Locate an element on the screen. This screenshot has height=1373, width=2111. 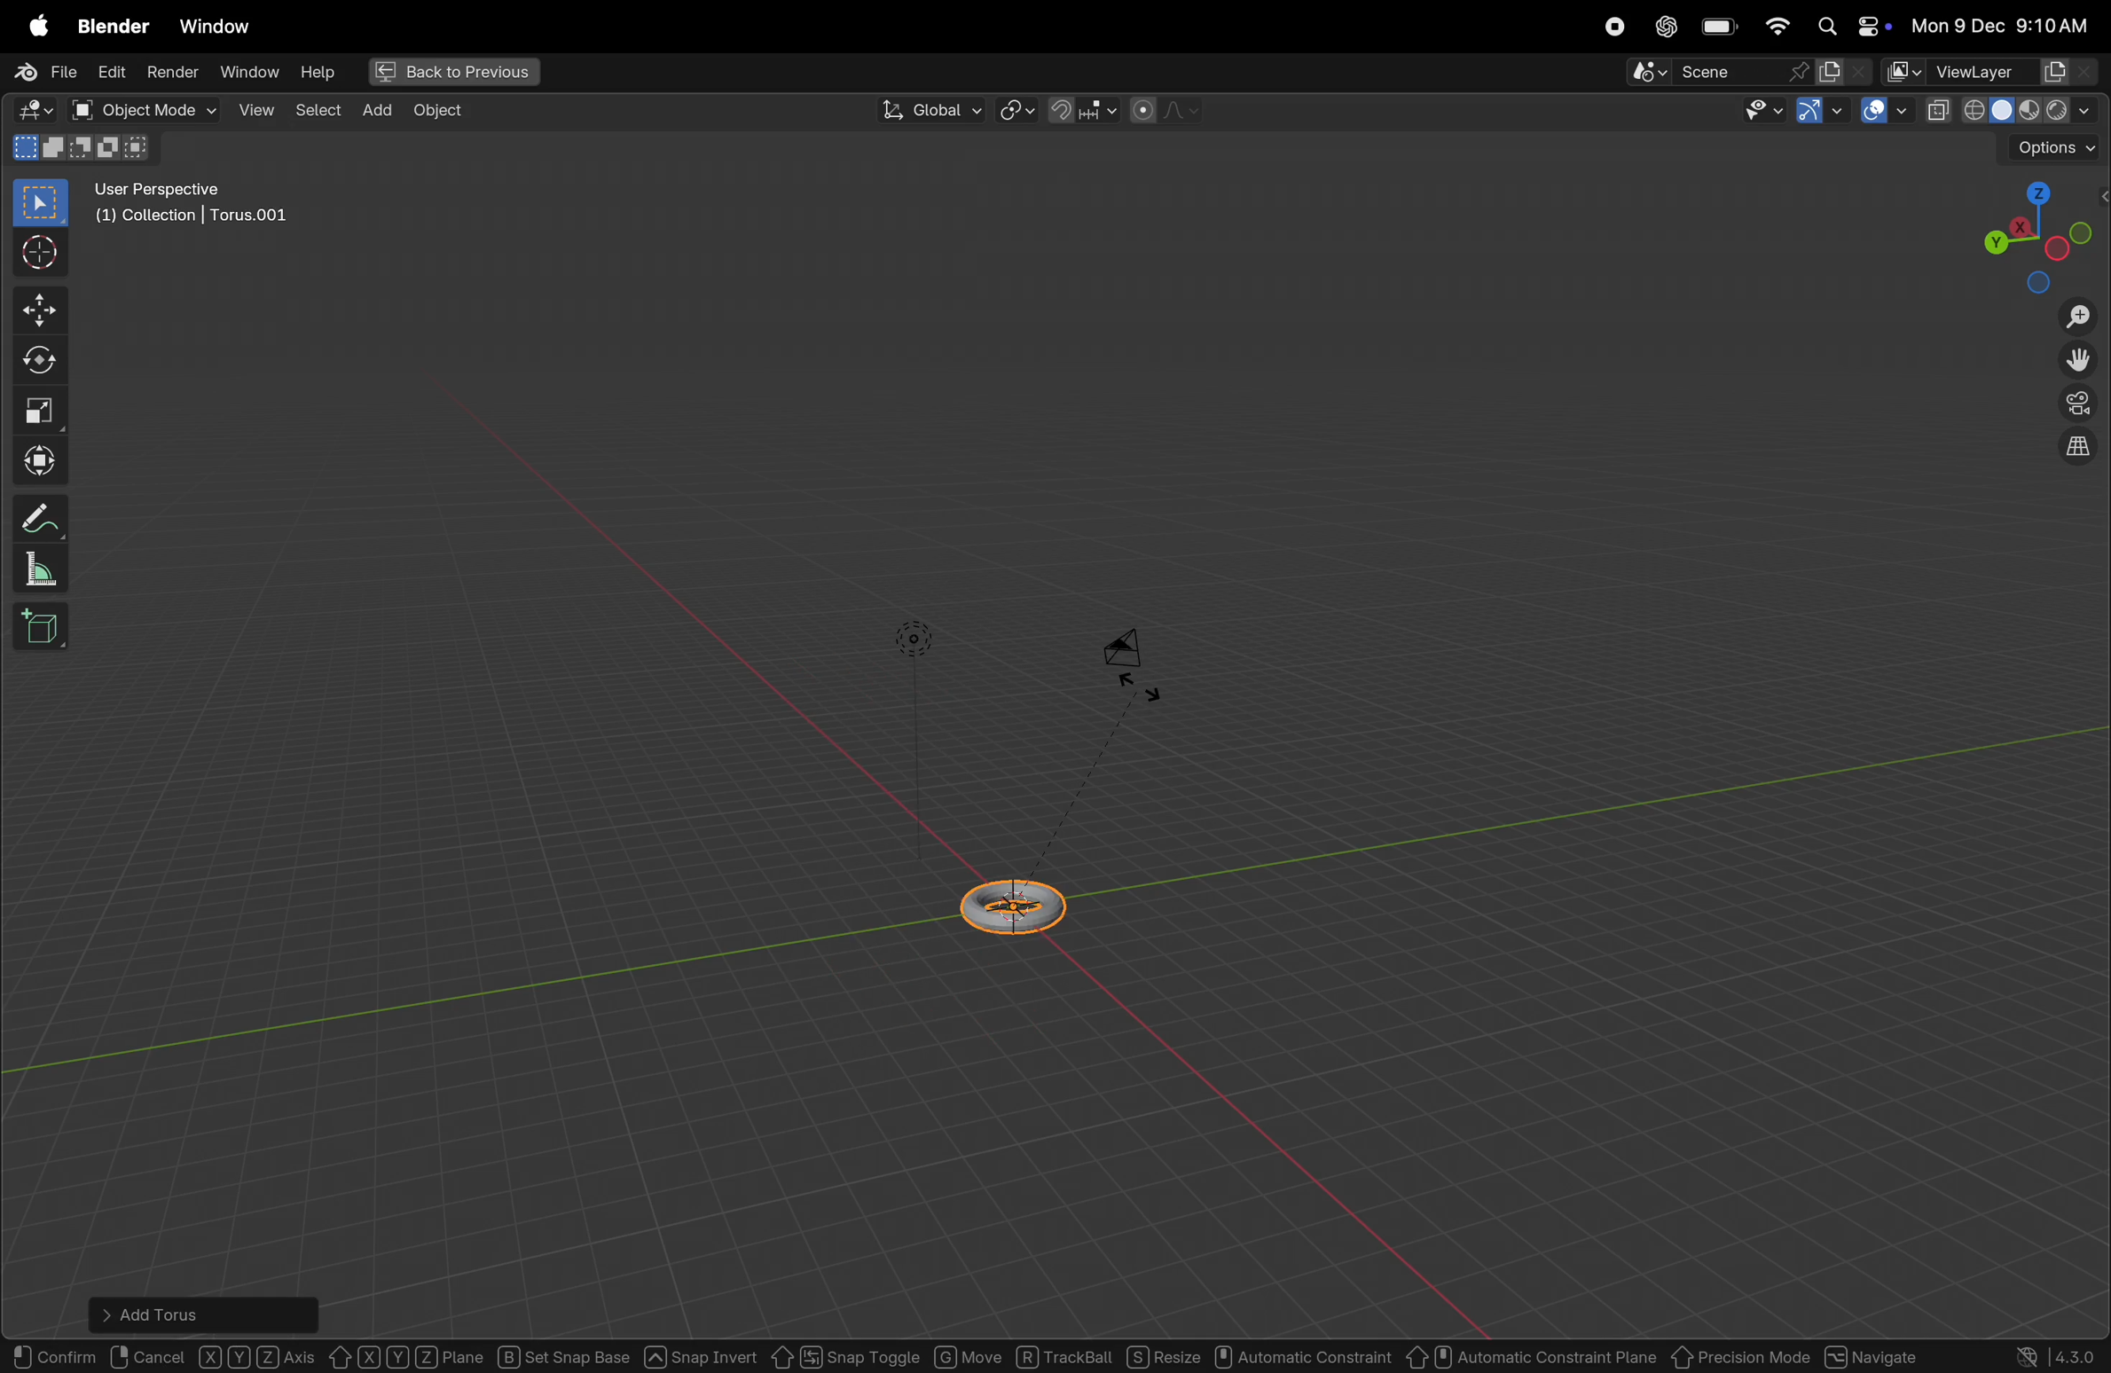
visibility is located at coordinates (1758, 113).